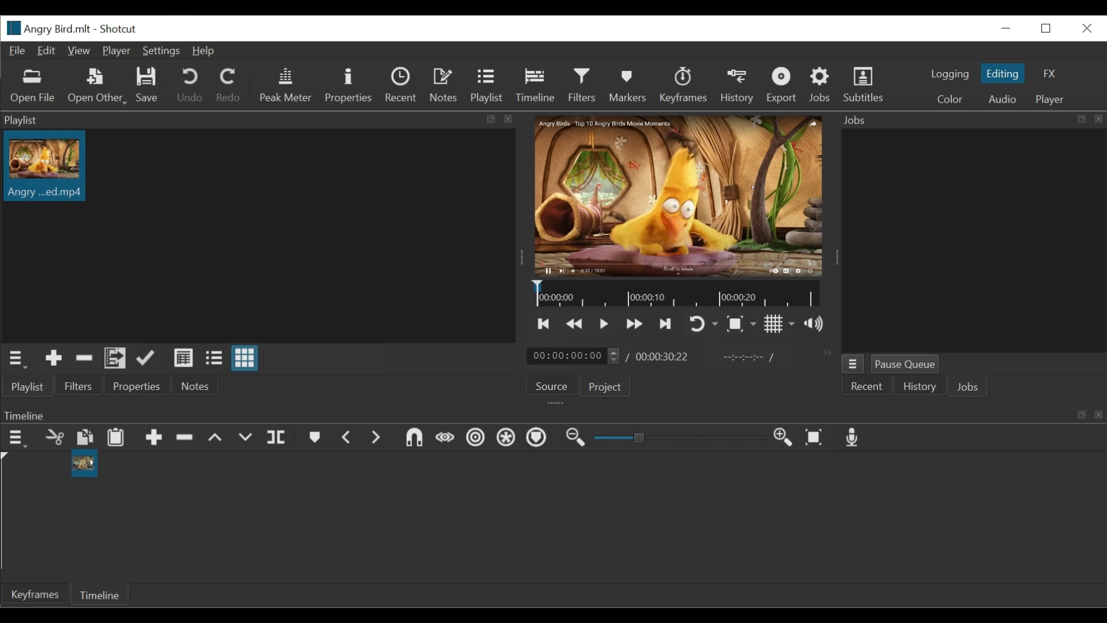 The image size is (1107, 623). I want to click on Keyframe, so click(34, 596).